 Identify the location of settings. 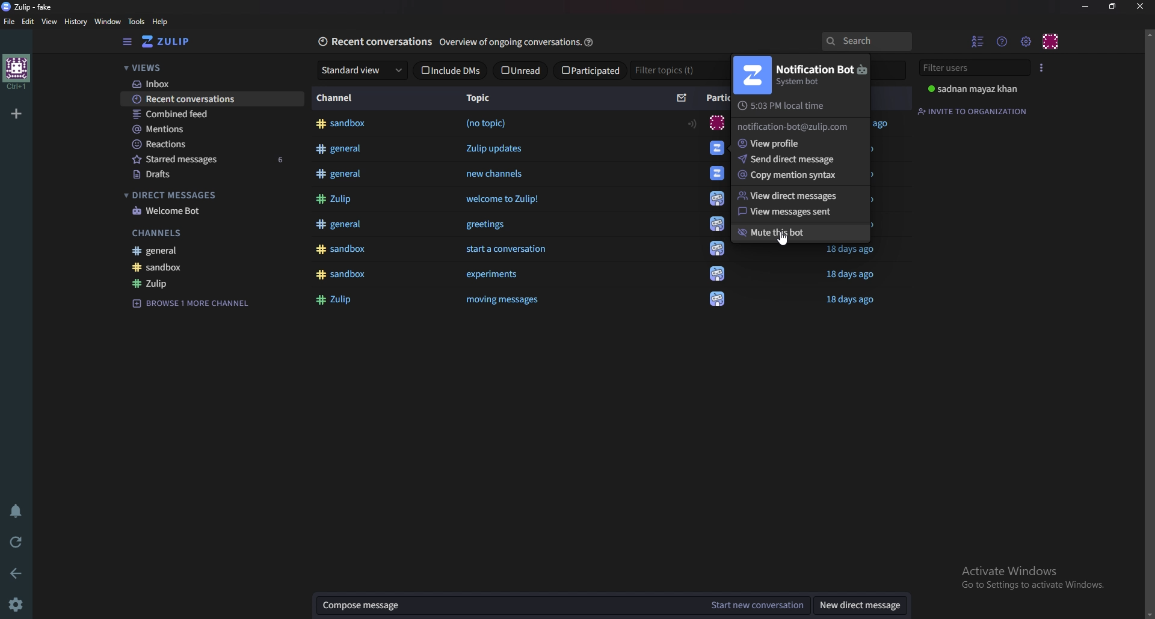
(19, 603).